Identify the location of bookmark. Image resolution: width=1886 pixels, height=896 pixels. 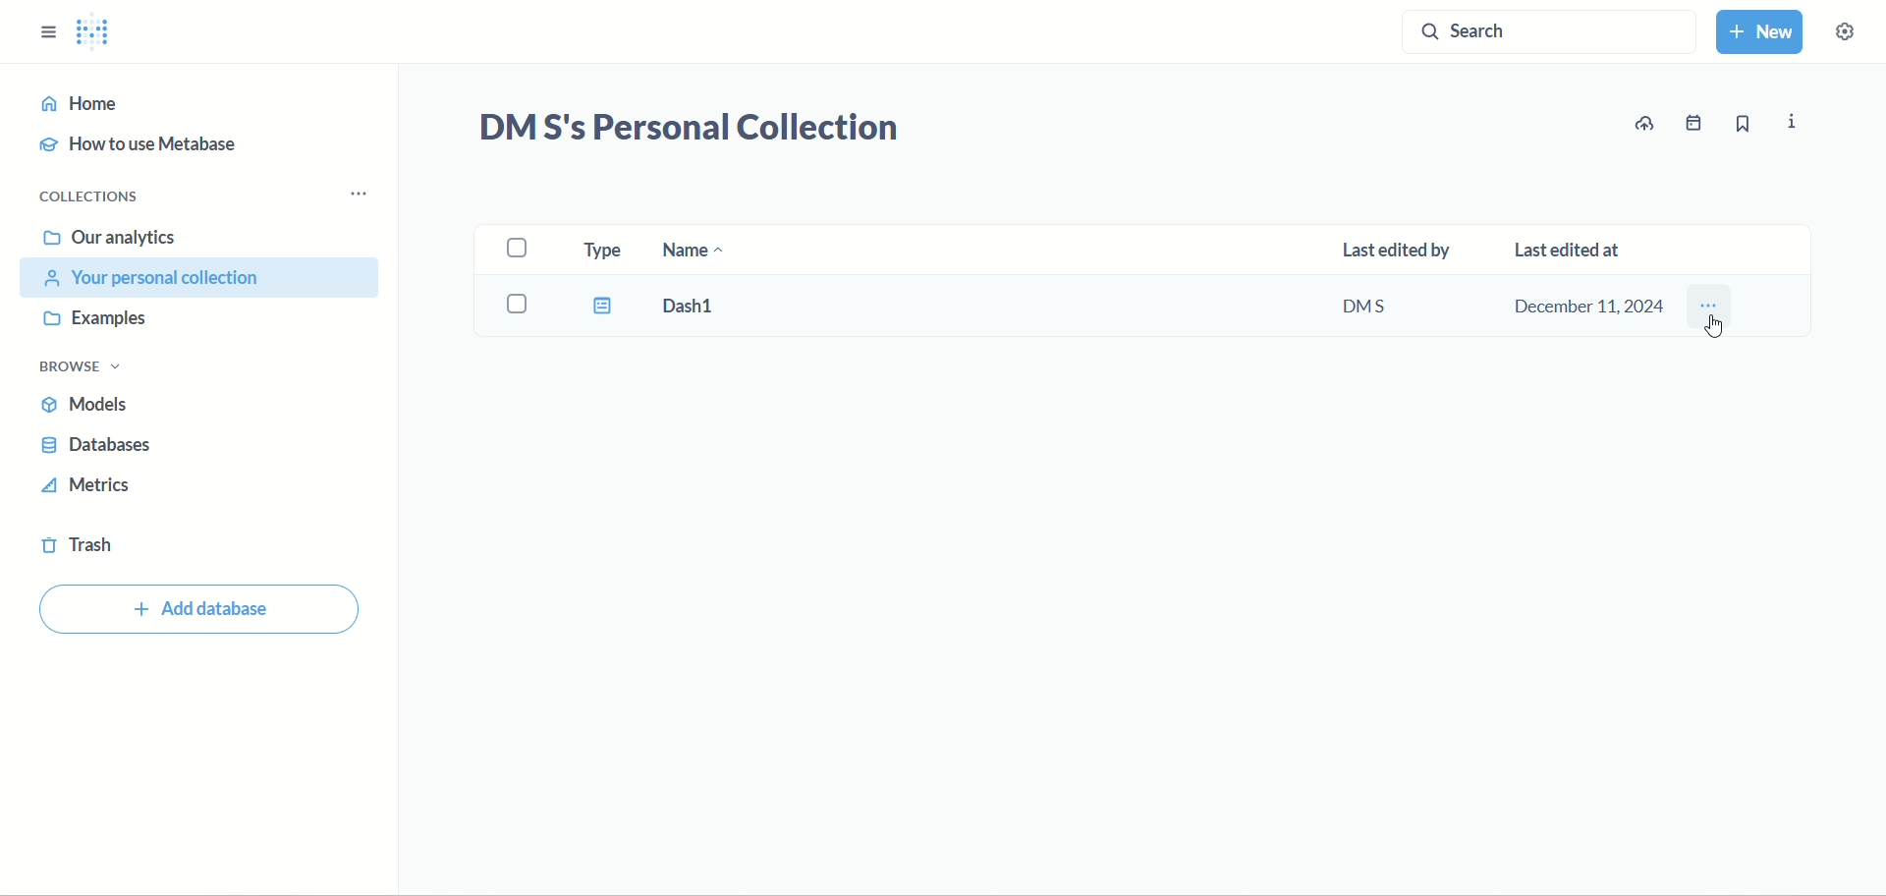
(1742, 127).